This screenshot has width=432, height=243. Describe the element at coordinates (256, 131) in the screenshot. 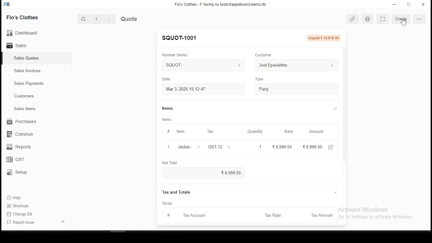

I see `quantity` at that location.